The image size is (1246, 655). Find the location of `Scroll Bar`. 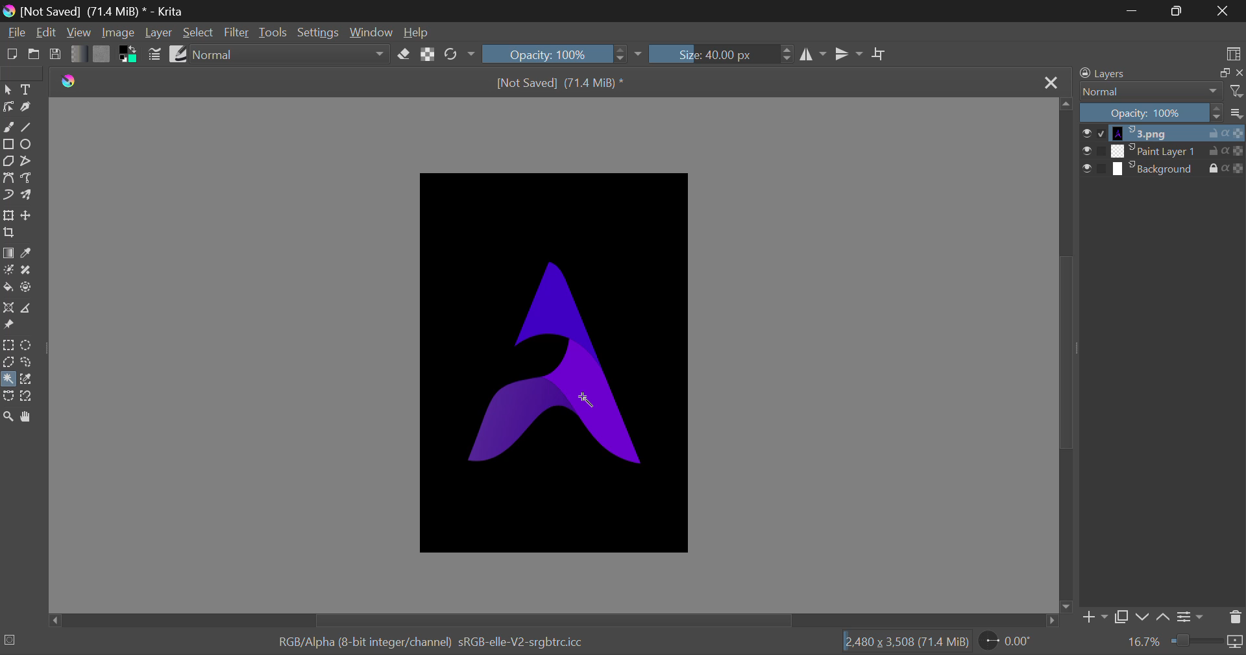

Scroll Bar is located at coordinates (1066, 355).